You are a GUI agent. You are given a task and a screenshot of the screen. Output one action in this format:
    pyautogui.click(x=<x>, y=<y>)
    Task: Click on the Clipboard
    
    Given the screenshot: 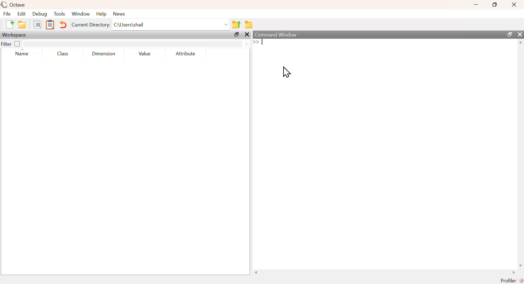 What is the action you would take?
    pyautogui.click(x=50, y=25)
    